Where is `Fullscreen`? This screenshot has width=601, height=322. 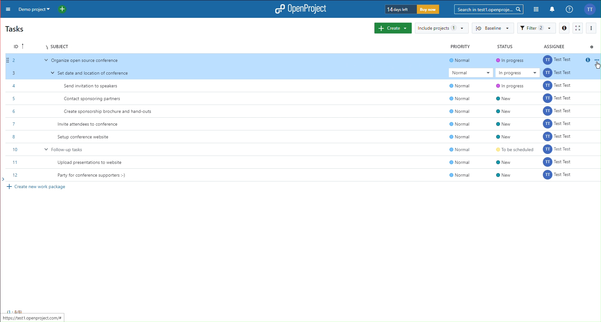
Fullscreen is located at coordinates (578, 28).